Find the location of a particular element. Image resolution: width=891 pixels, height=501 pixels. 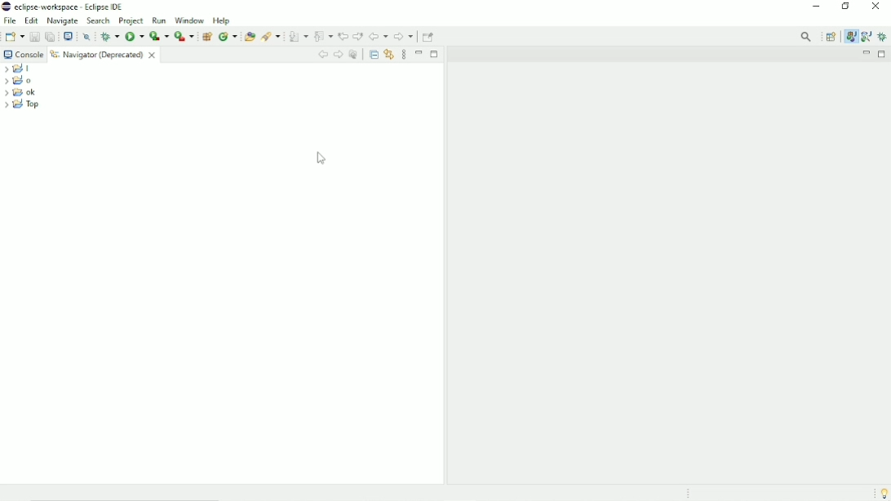

Navigate is located at coordinates (64, 20).